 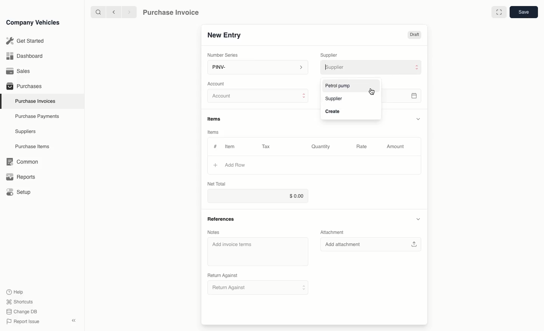 I want to click on full screen, so click(x=499, y=12).